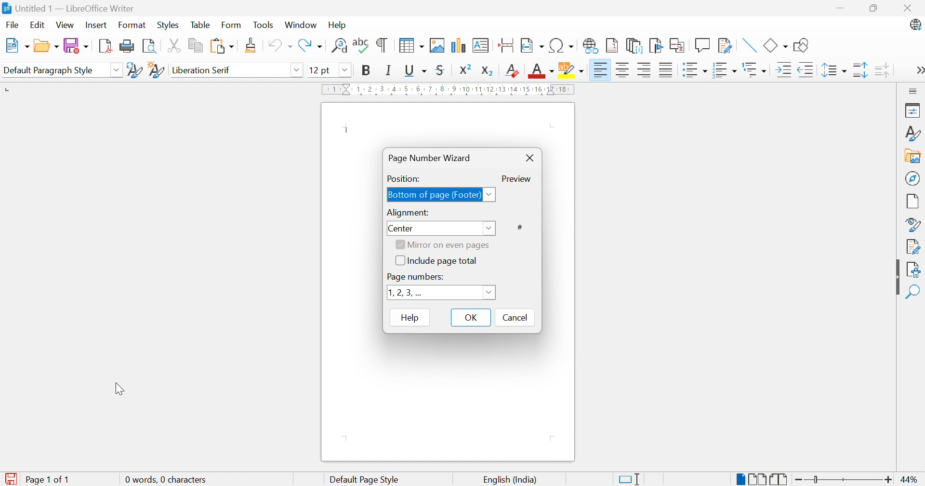 Image resolution: width=925 pixels, height=486 pixels. I want to click on Typing cursor, so click(348, 131).